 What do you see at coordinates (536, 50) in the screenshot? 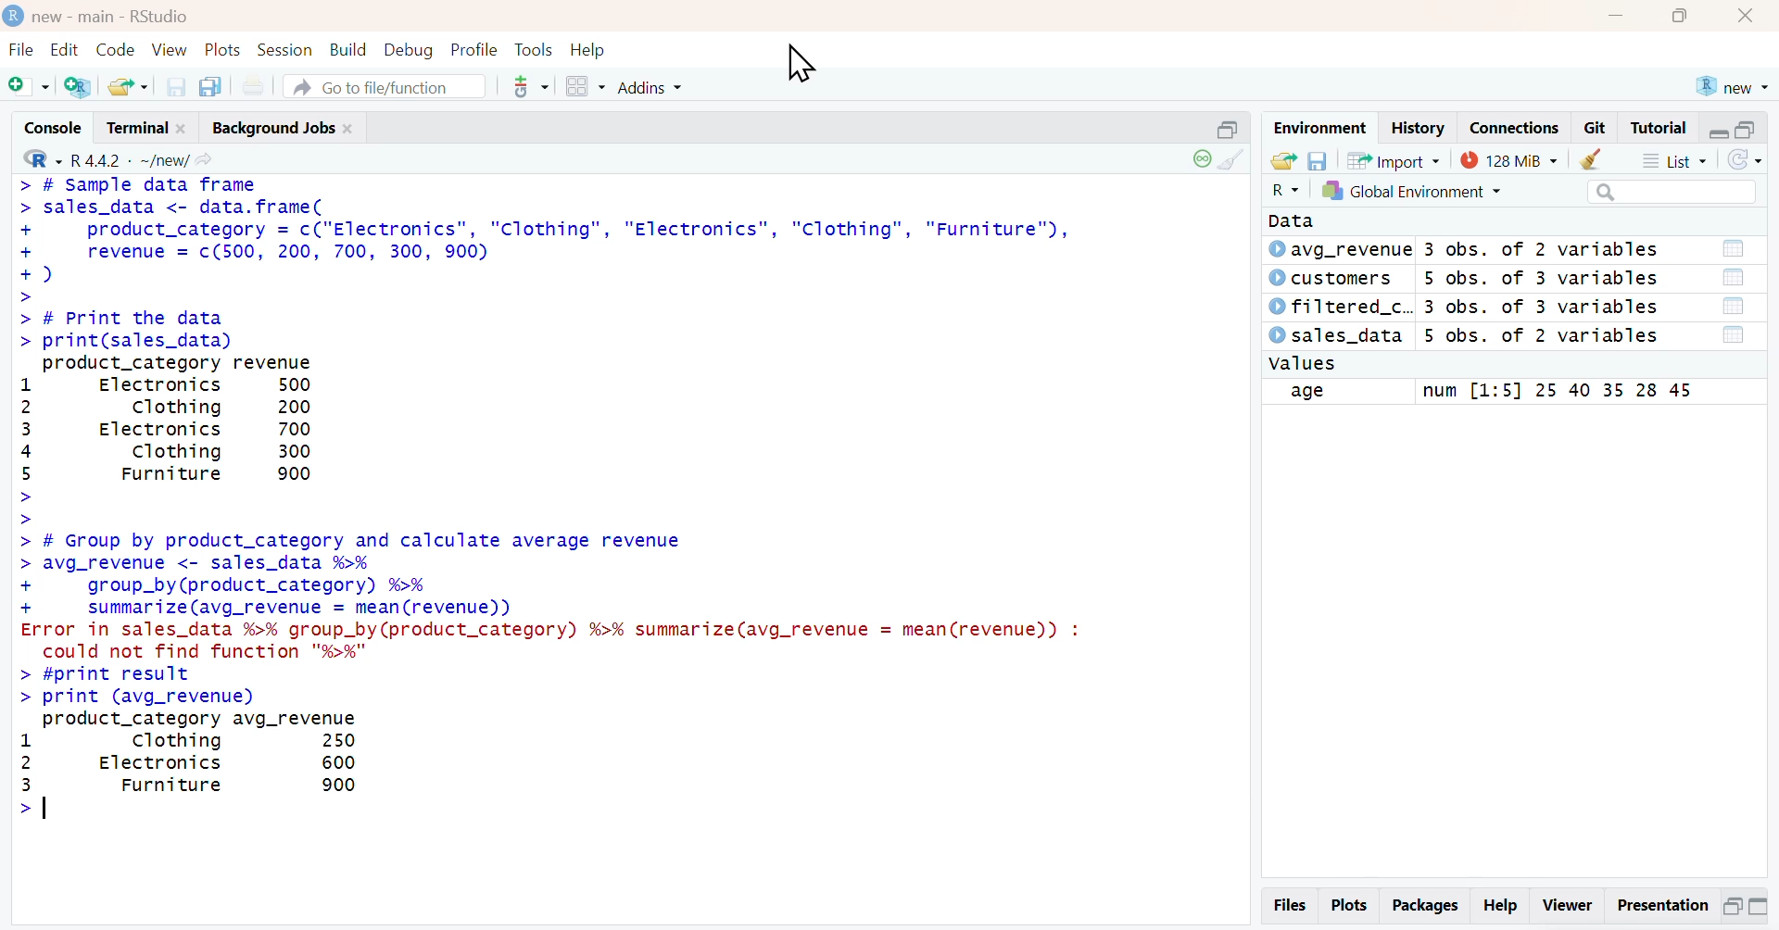
I see `Tools` at bounding box center [536, 50].